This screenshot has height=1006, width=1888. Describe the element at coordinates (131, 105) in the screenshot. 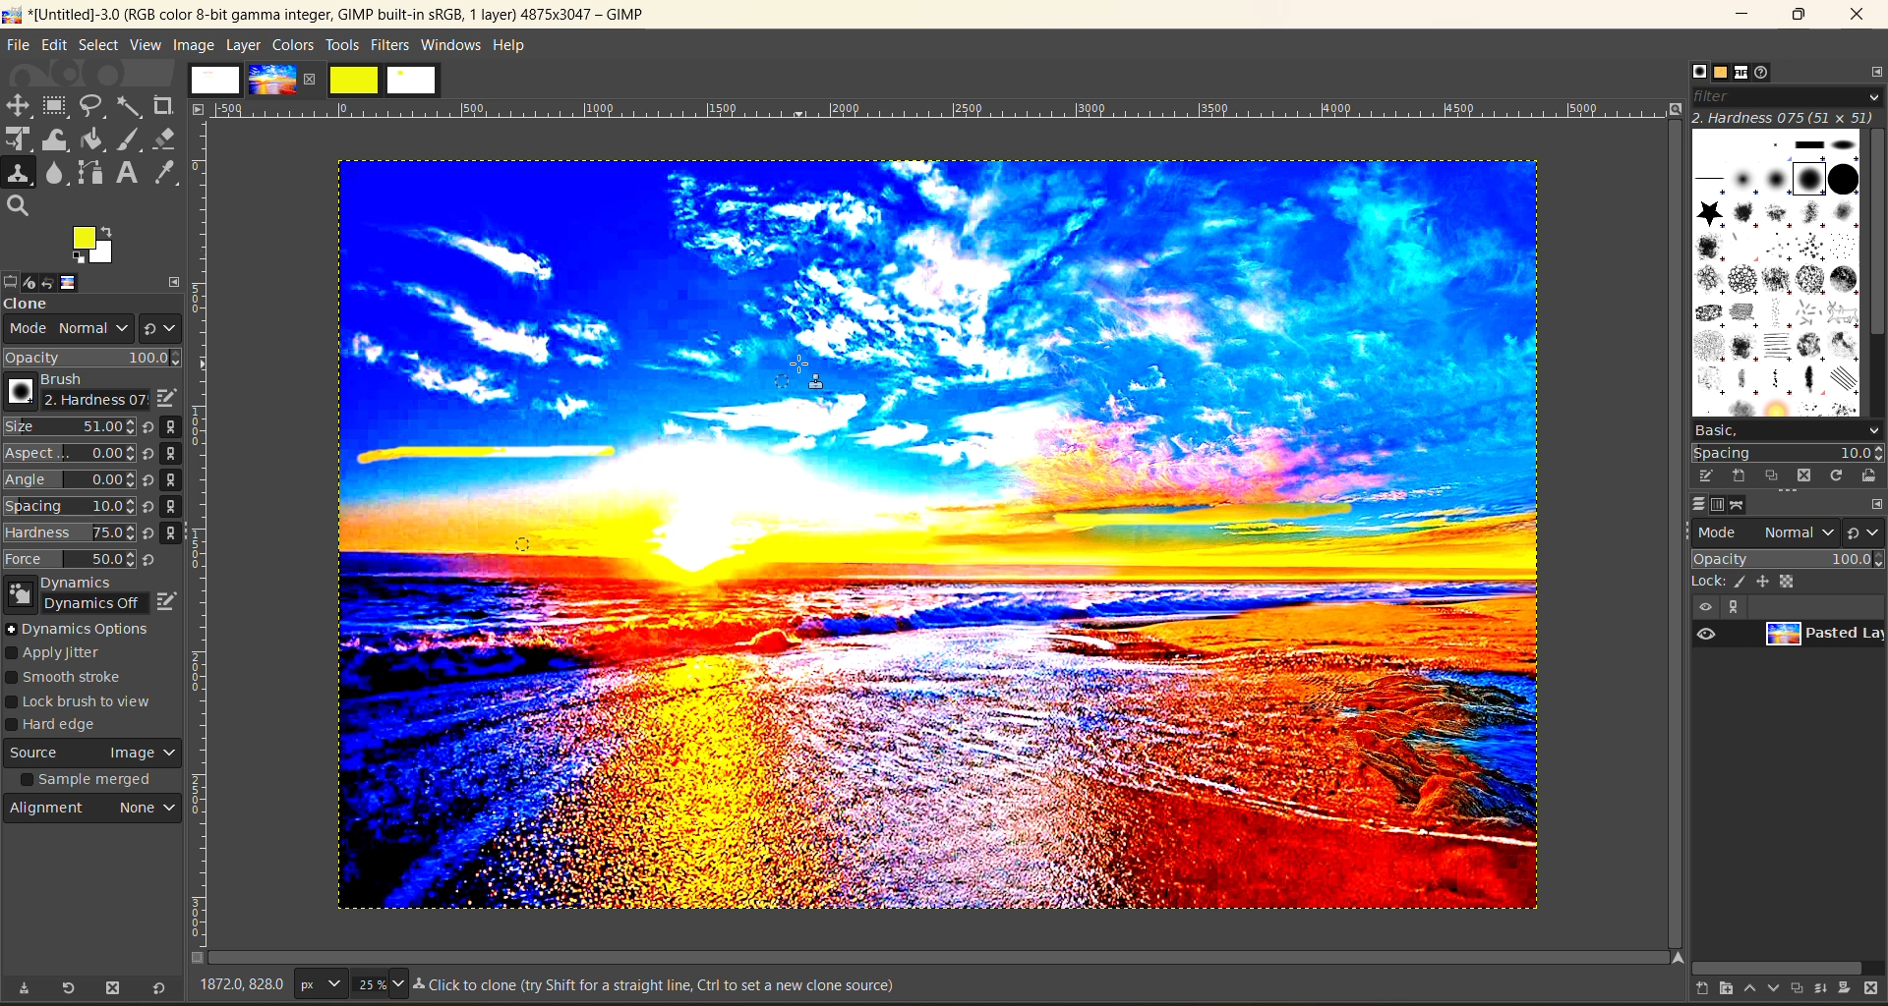

I see `fuzzy text` at that location.